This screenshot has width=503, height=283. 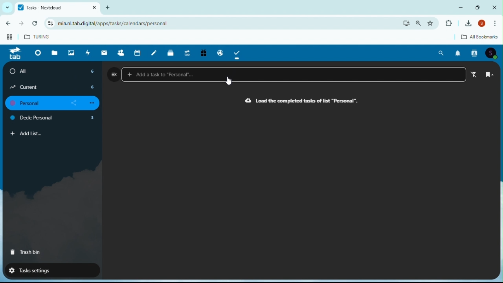 I want to click on Add a task to "Personal"..., so click(x=294, y=75).